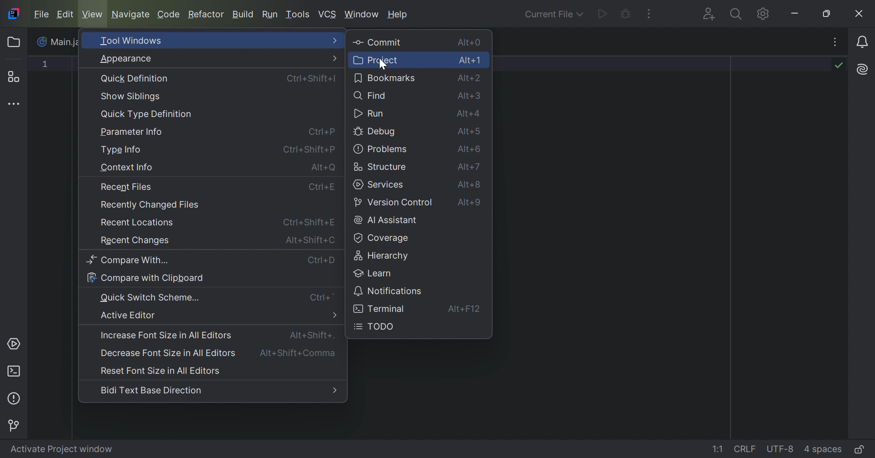 The width and height of the screenshot is (875, 458). I want to click on Type Info, so click(121, 150).